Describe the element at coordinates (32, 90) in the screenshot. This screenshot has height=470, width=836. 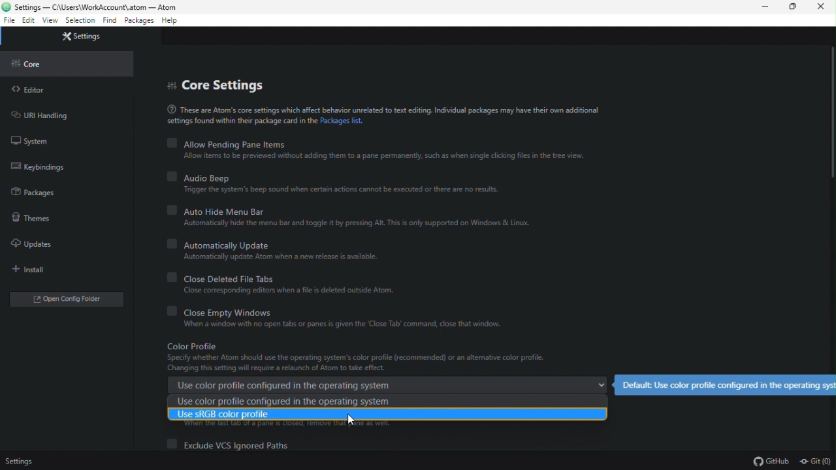
I see `editor` at that location.